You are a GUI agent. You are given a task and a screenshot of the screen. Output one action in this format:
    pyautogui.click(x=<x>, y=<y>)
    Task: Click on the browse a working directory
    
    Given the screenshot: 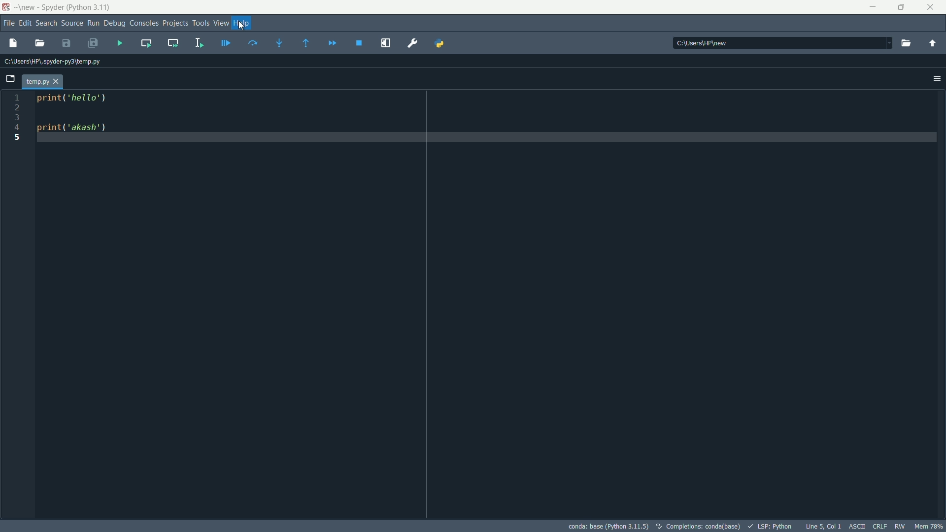 What is the action you would take?
    pyautogui.click(x=906, y=43)
    